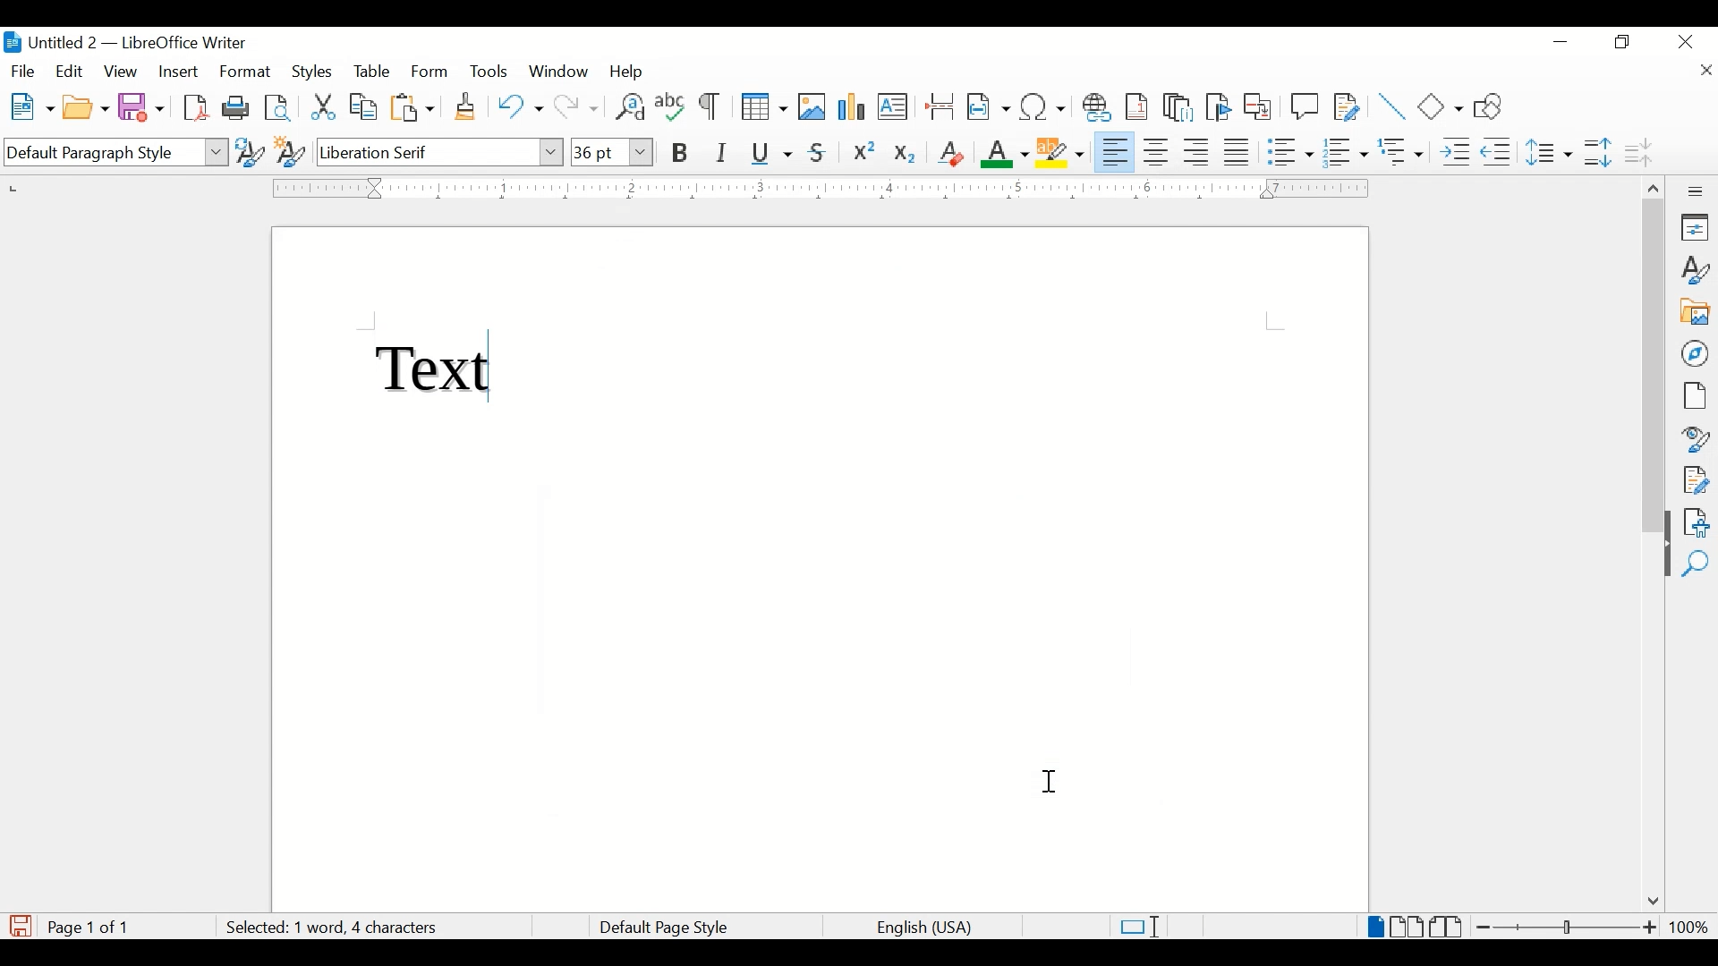 The height and width of the screenshot is (966, 1718). Describe the element at coordinates (123, 72) in the screenshot. I see `view` at that location.